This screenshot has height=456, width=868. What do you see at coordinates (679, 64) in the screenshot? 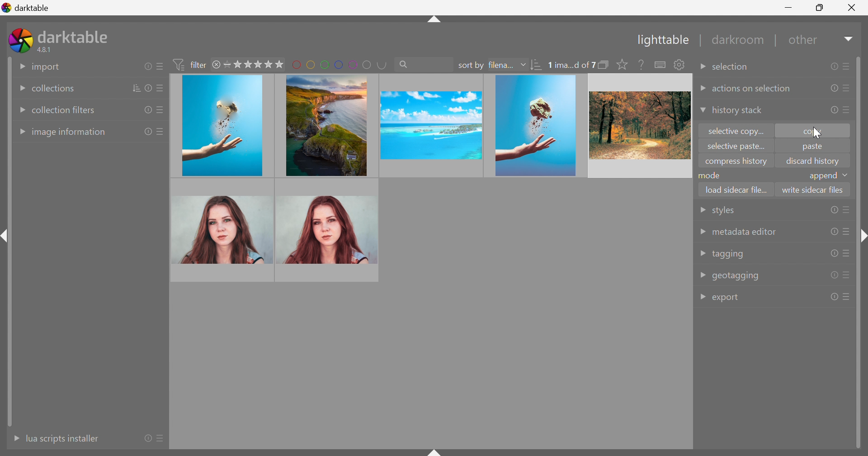
I see `show global preference` at bounding box center [679, 64].